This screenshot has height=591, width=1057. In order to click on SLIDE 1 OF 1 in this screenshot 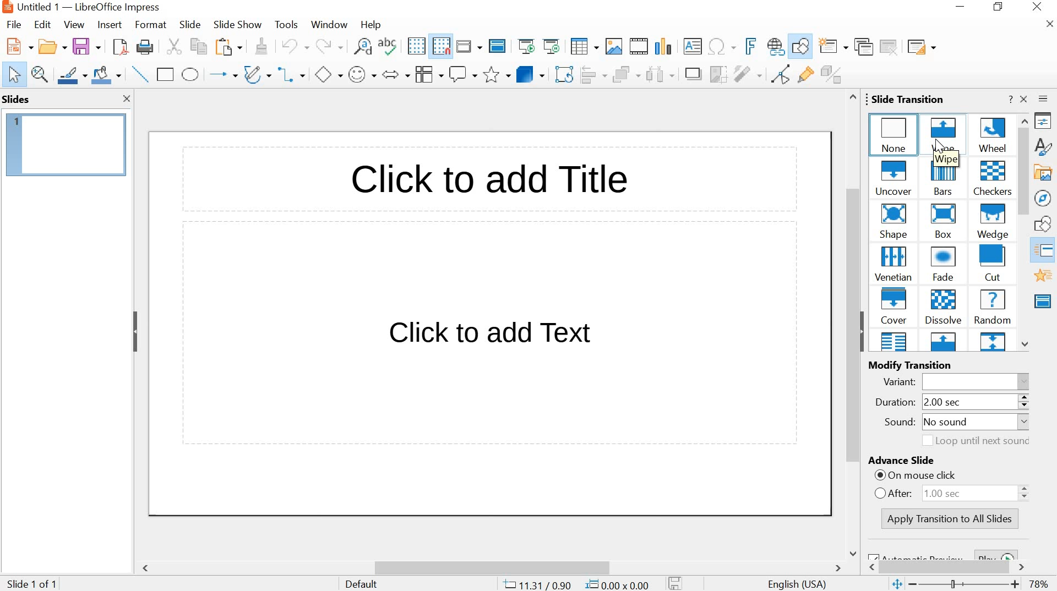, I will do `click(34, 584)`.